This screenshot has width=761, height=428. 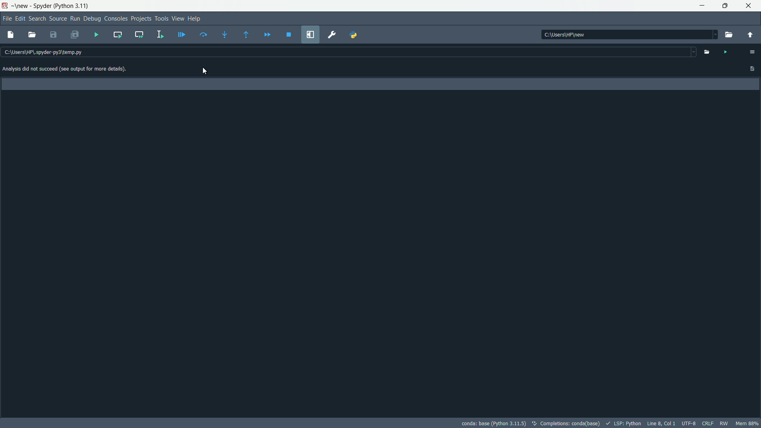 I want to click on run menu, so click(x=75, y=19).